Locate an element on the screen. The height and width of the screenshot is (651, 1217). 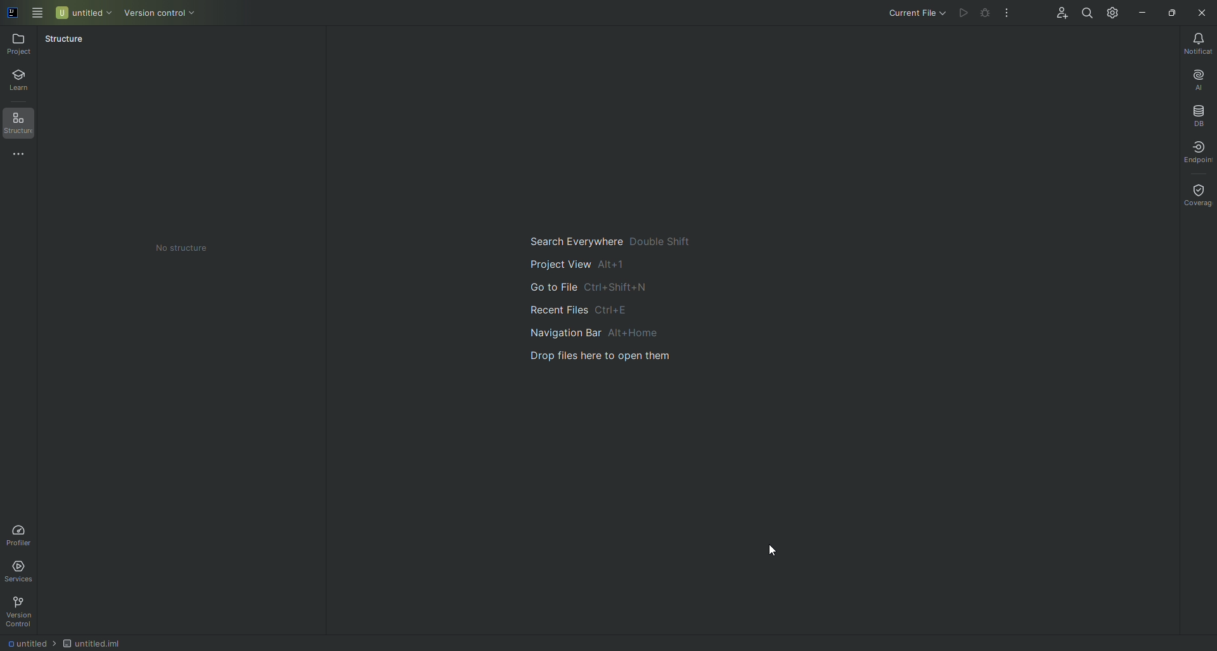
Updates and Settings is located at coordinates (1111, 14).